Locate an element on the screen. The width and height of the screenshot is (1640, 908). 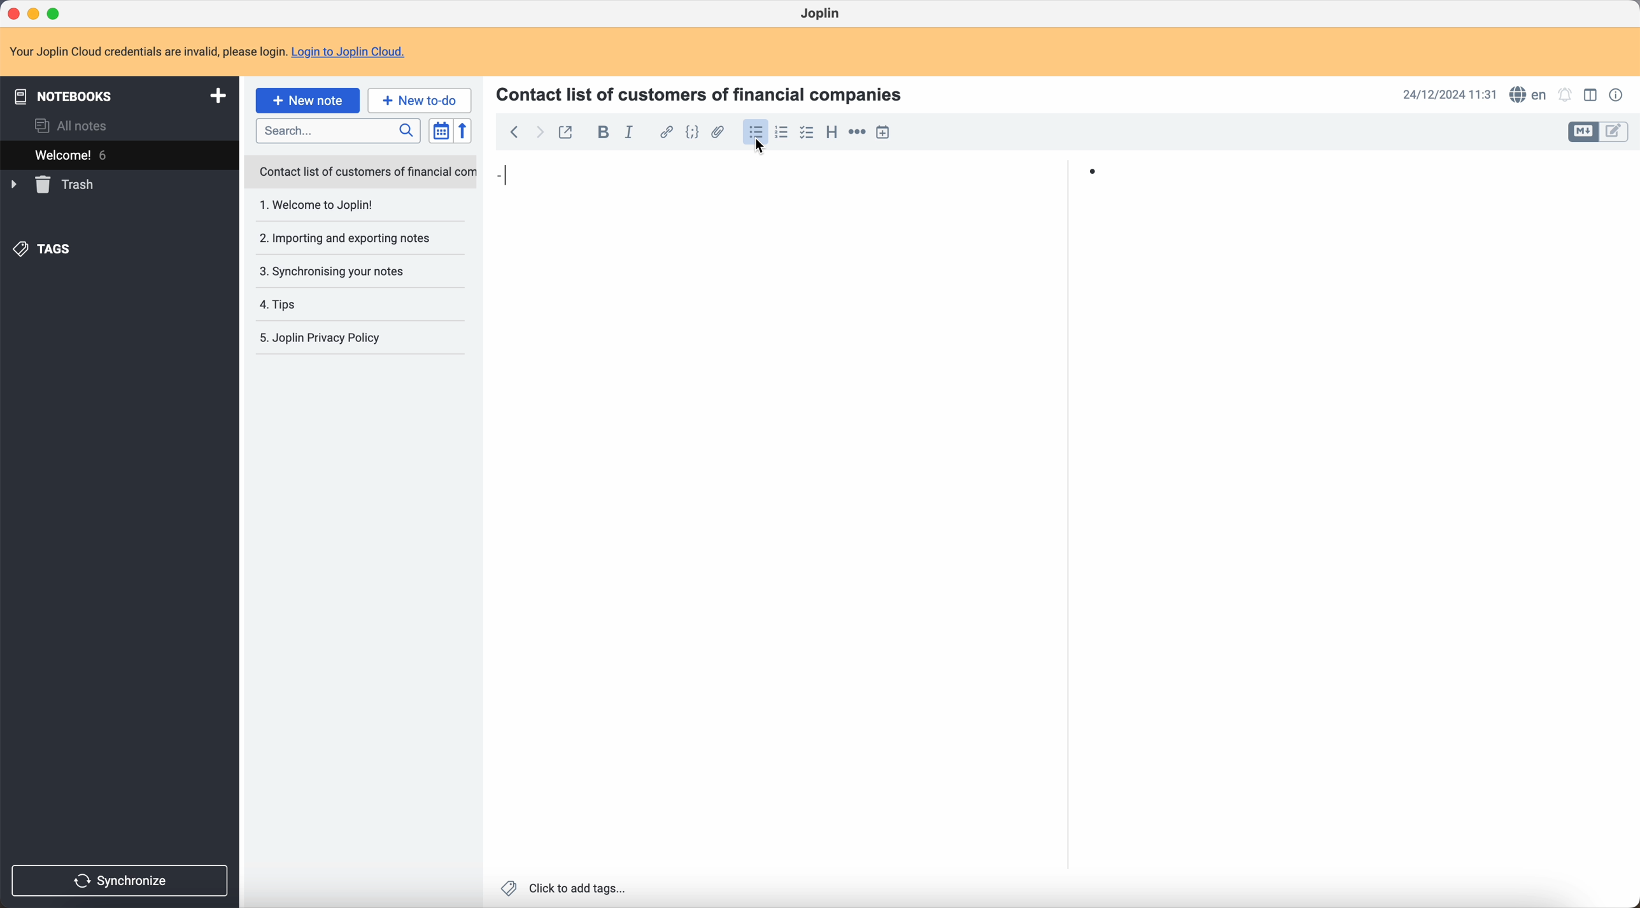
all notes is located at coordinates (72, 124).